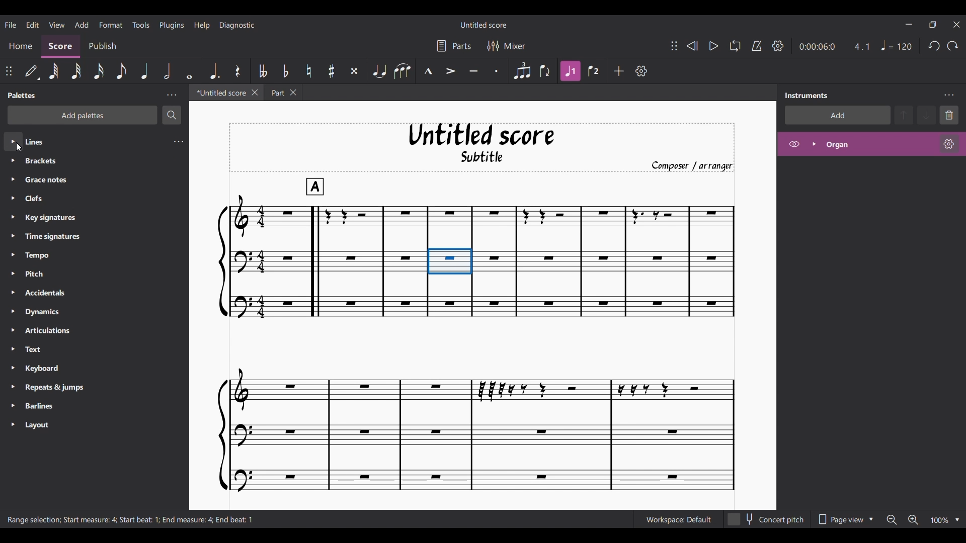 The image size is (966, 543). What do you see at coordinates (167, 71) in the screenshot?
I see `Half note` at bounding box center [167, 71].